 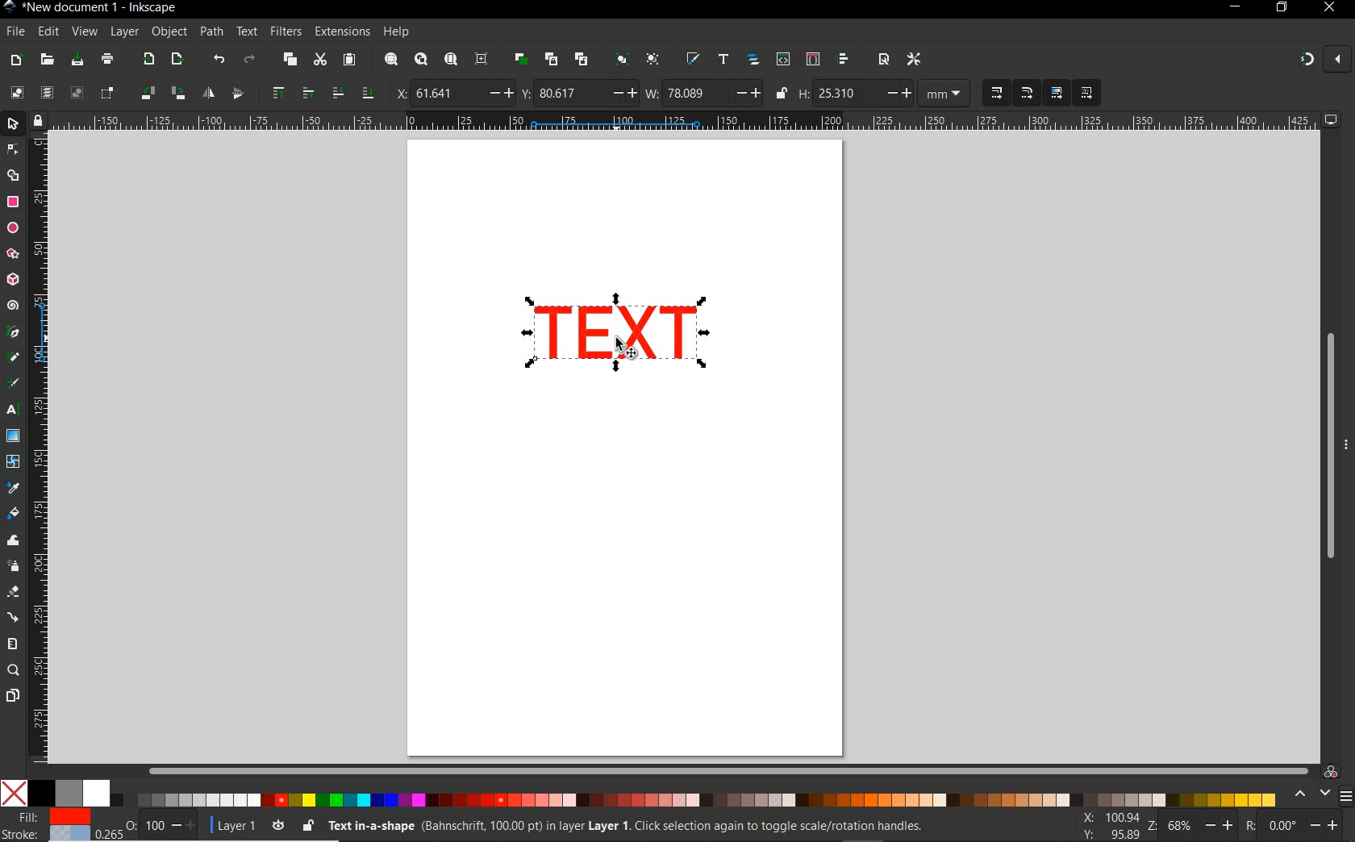 I want to click on zoom page, so click(x=450, y=59).